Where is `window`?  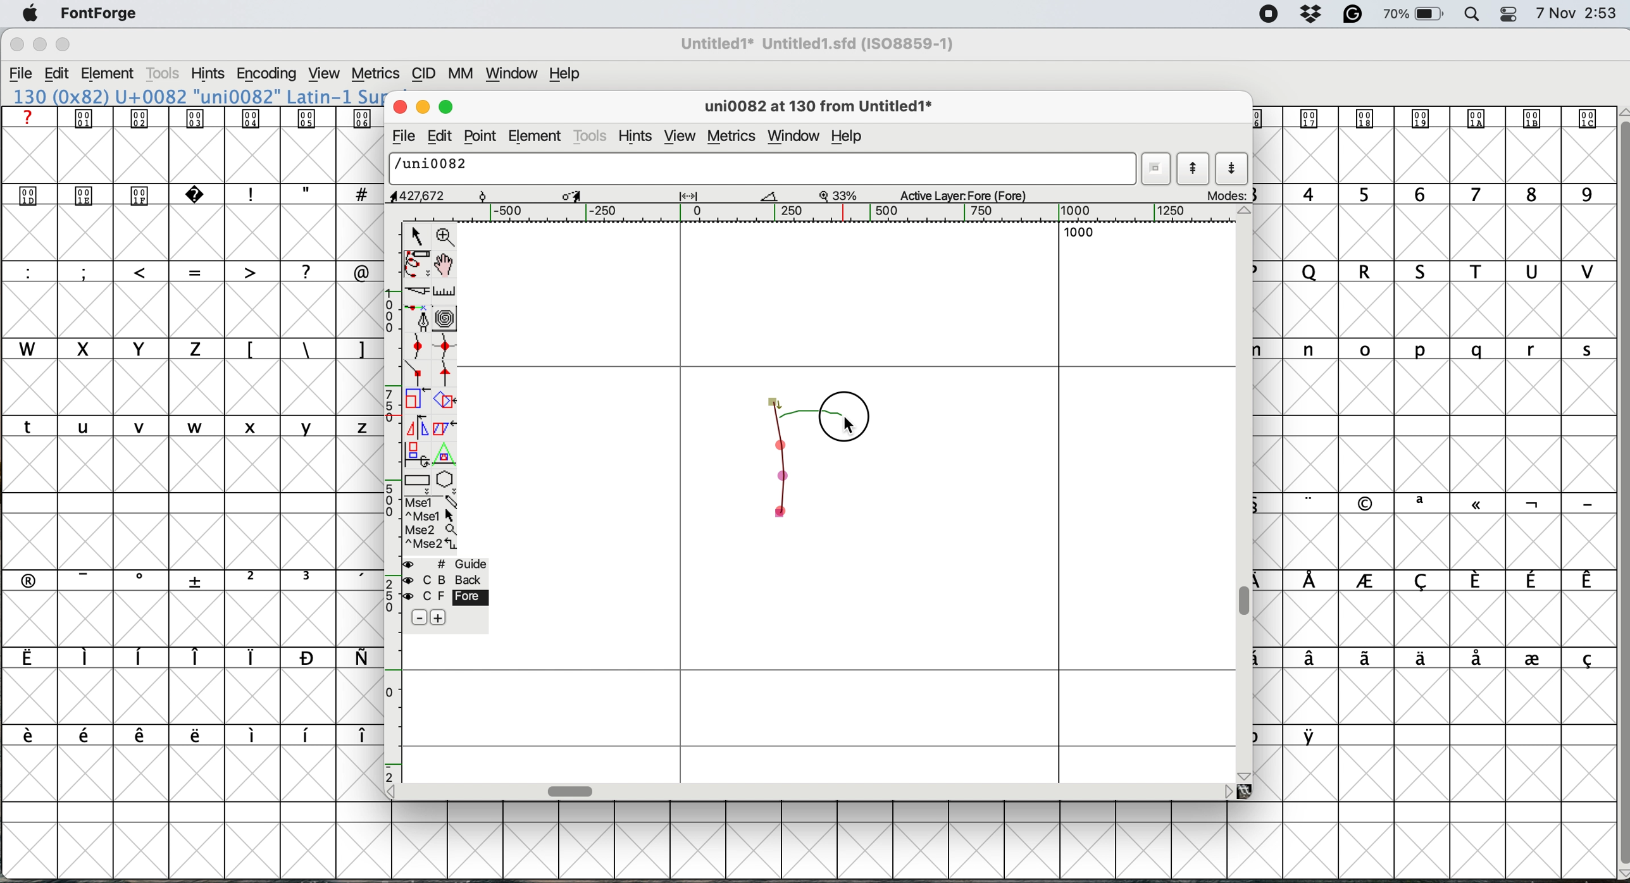
window is located at coordinates (515, 75).